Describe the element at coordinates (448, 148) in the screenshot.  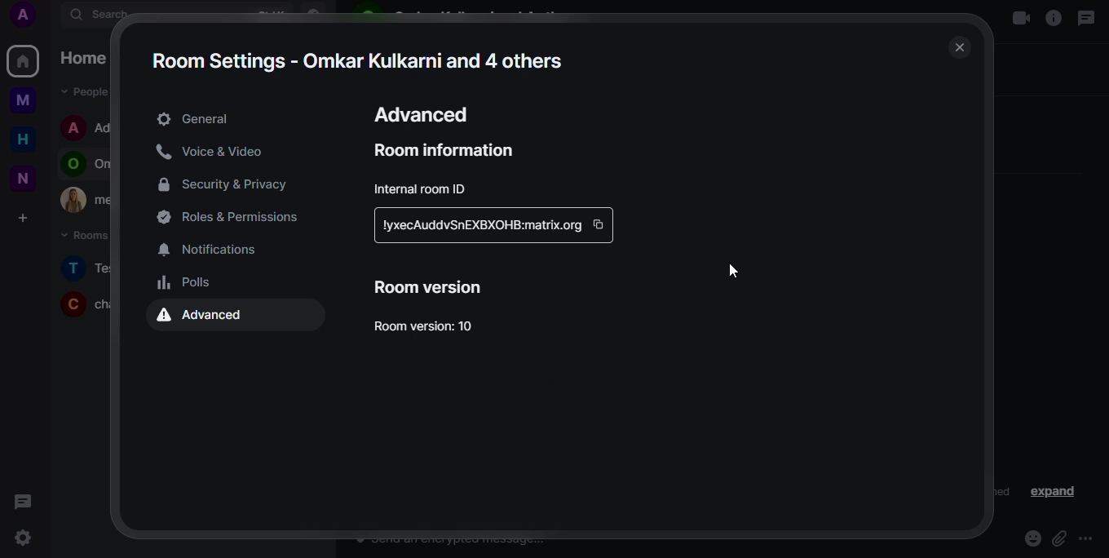
I see `room information` at that location.